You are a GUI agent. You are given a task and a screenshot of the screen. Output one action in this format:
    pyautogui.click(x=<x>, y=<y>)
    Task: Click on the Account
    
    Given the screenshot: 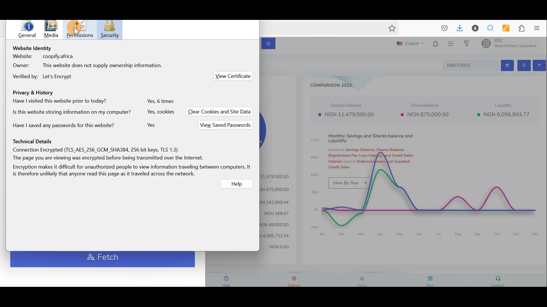 What is the action you would take?
    pyautogui.click(x=473, y=28)
    